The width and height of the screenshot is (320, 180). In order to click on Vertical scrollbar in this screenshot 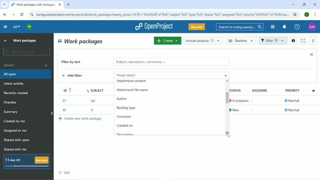, I will do `click(225, 97)`.